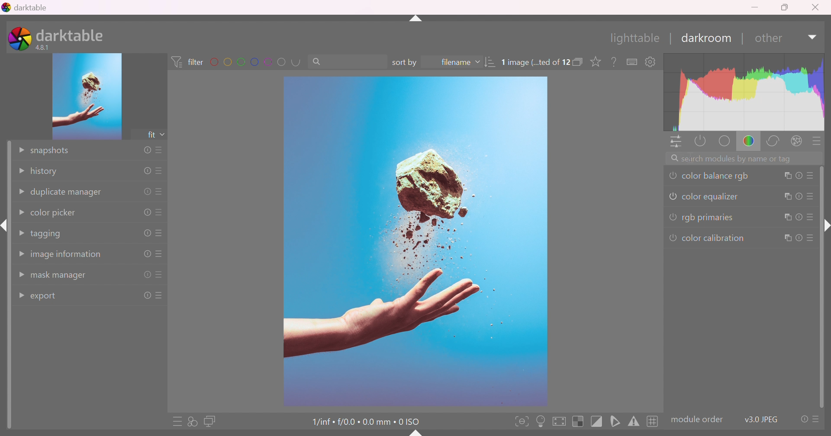  What do you see at coordinates (786, 197) in the screenshot?
I see `multiple instance actions` at bounding box center [786, 197].